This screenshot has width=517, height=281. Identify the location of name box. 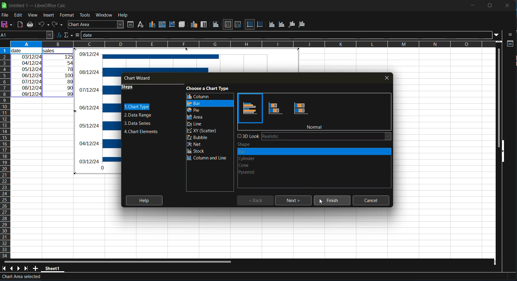
(26, 34).